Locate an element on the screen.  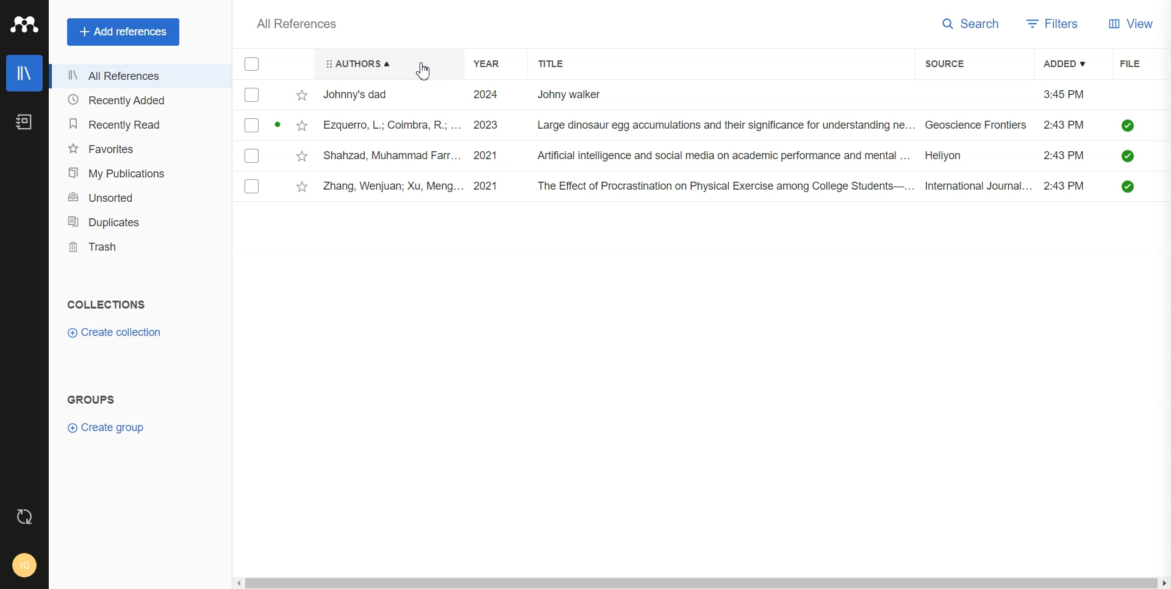
The Effect of Procrastination on Physical Exercise among College Students is located at coordinates (723, 186).